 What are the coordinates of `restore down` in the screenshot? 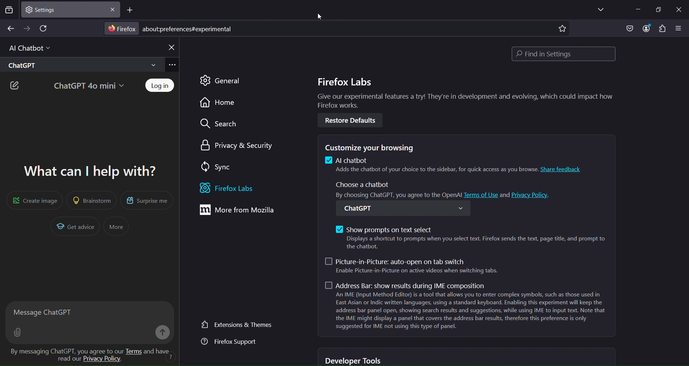 It's located at (658, 10).